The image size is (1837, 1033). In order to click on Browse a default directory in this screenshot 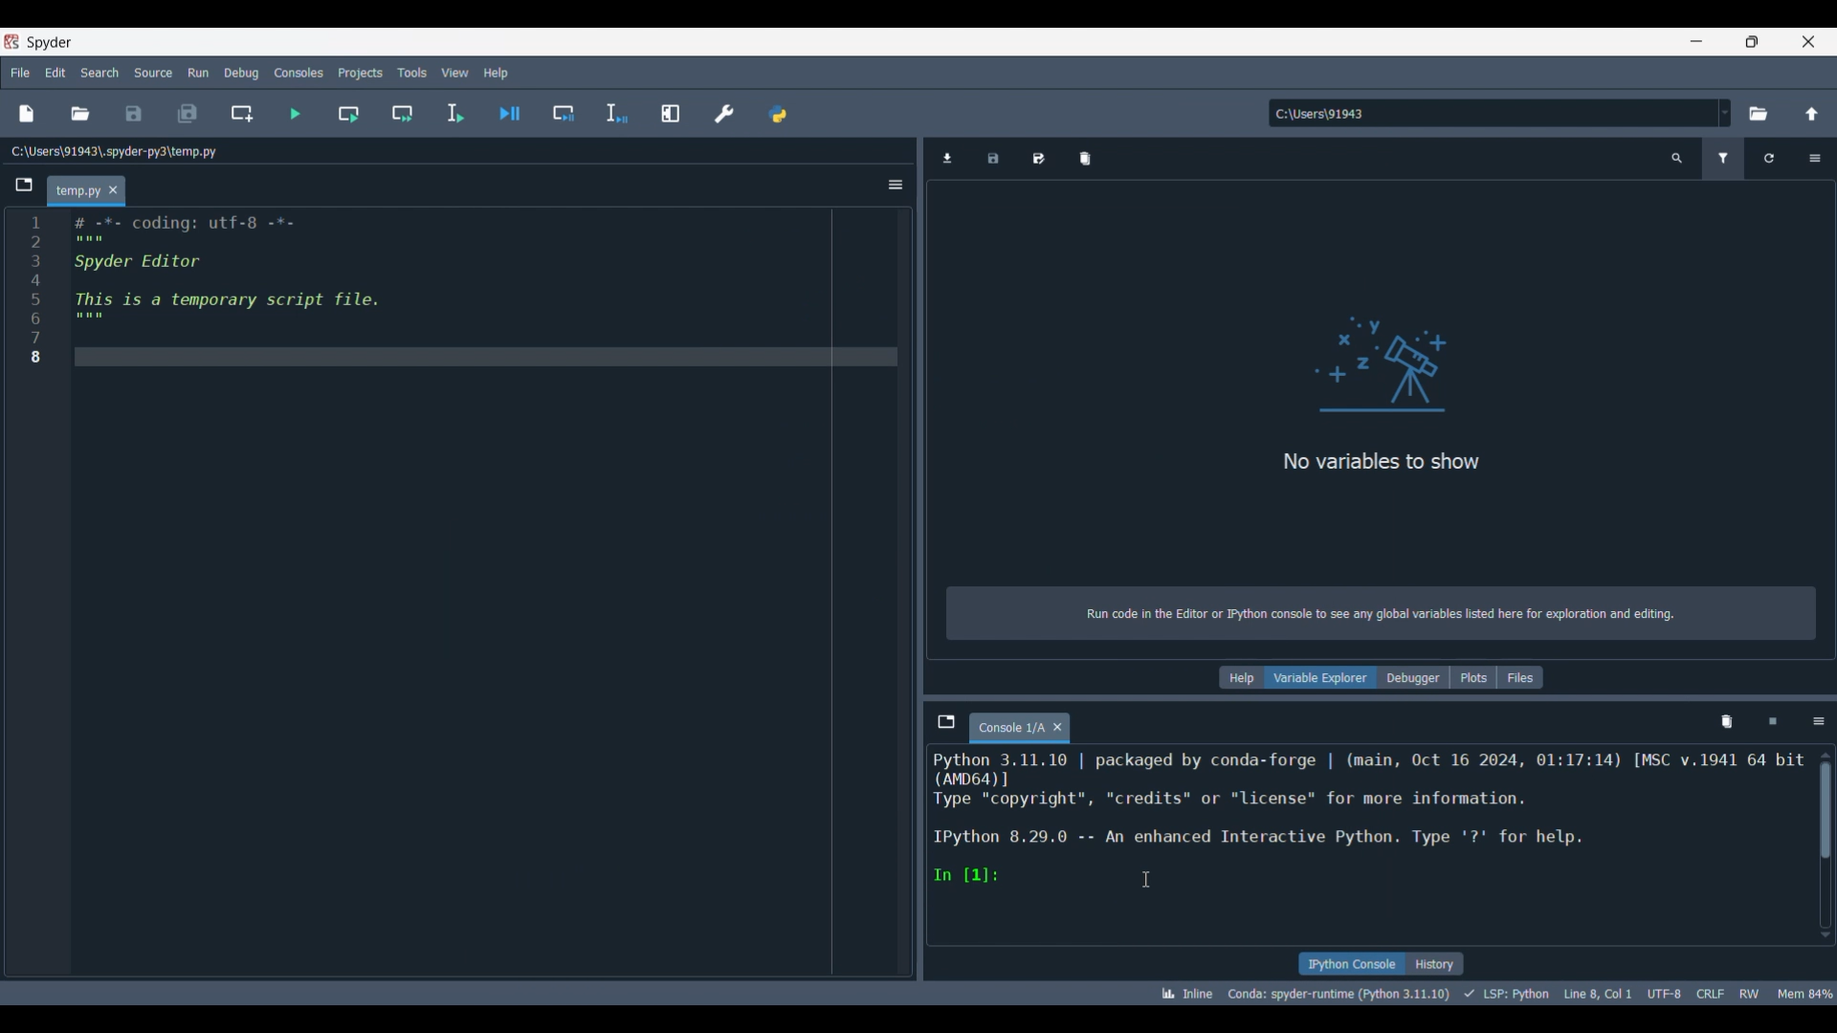, I will do `click(1759, 114)`.